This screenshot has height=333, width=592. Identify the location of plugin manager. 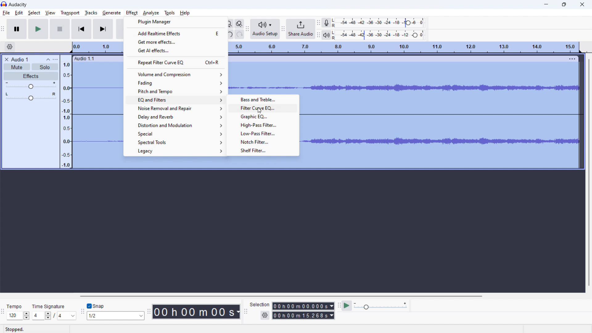
(175, 22).